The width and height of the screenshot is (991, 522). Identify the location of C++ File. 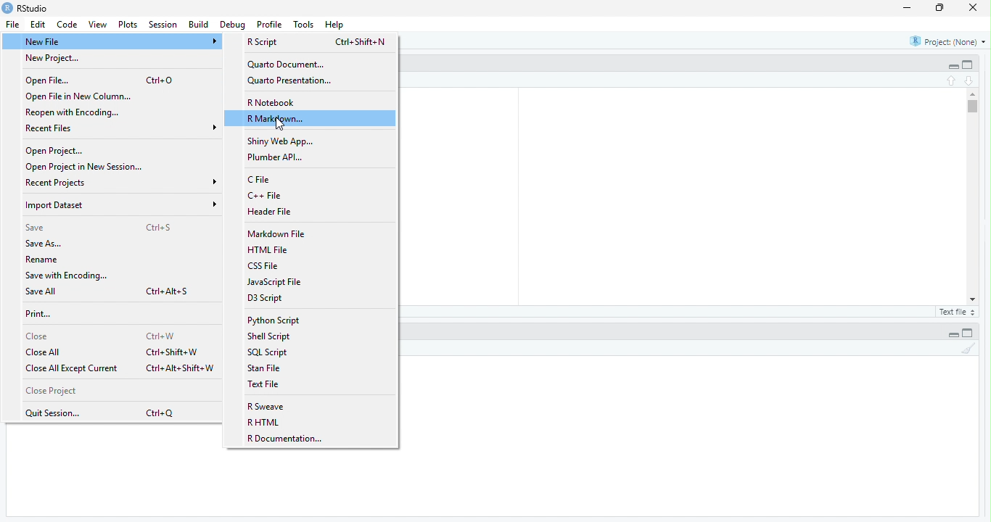
(267, 194).